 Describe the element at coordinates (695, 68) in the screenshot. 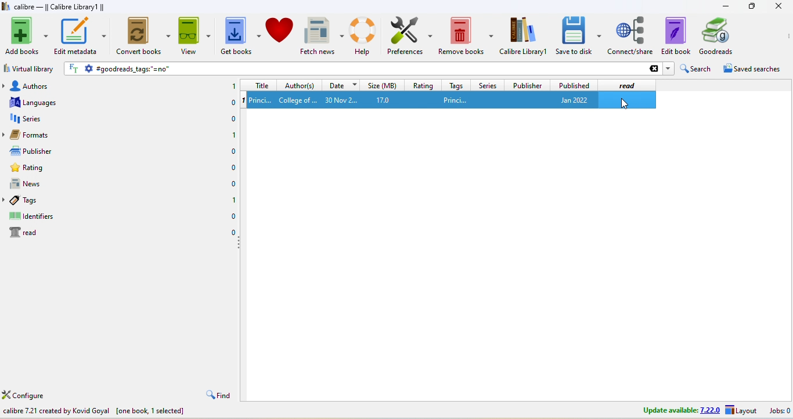

I see `search` at that location.